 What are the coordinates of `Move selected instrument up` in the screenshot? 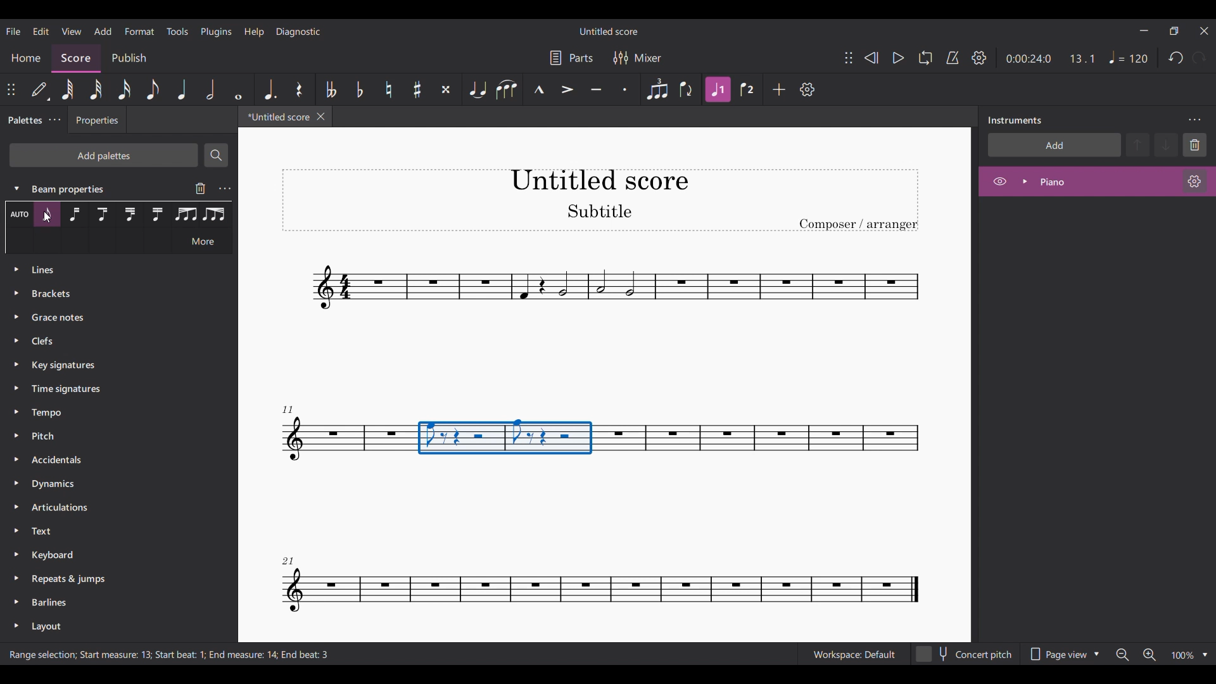 It's located at (1139, 144).